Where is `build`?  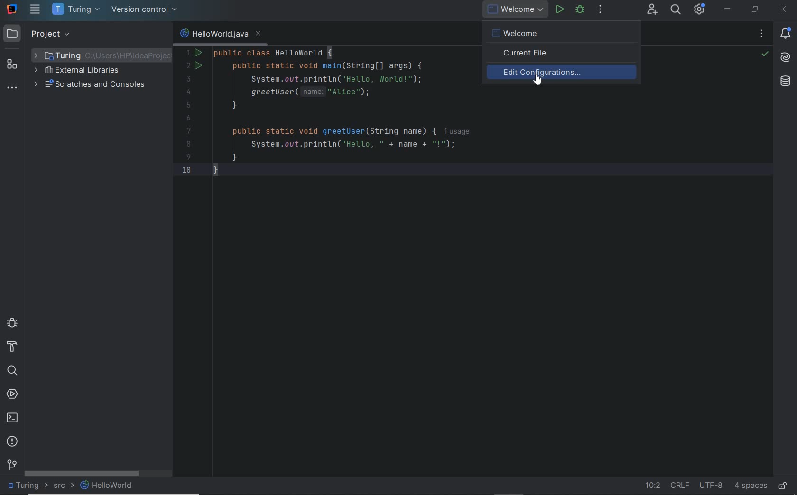
build is located at coordinates (12, 347).